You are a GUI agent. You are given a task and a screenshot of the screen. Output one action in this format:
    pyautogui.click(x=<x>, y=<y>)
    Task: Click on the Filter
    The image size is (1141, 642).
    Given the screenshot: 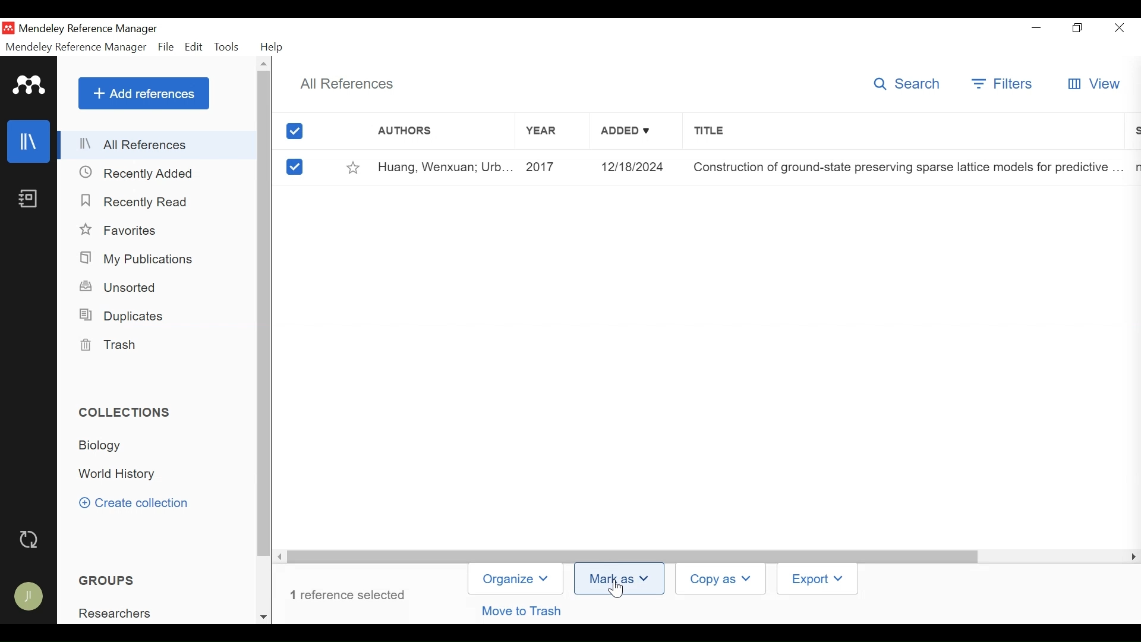 What is the action you would take?
    pyautogui.click(x=997, y=85)
    